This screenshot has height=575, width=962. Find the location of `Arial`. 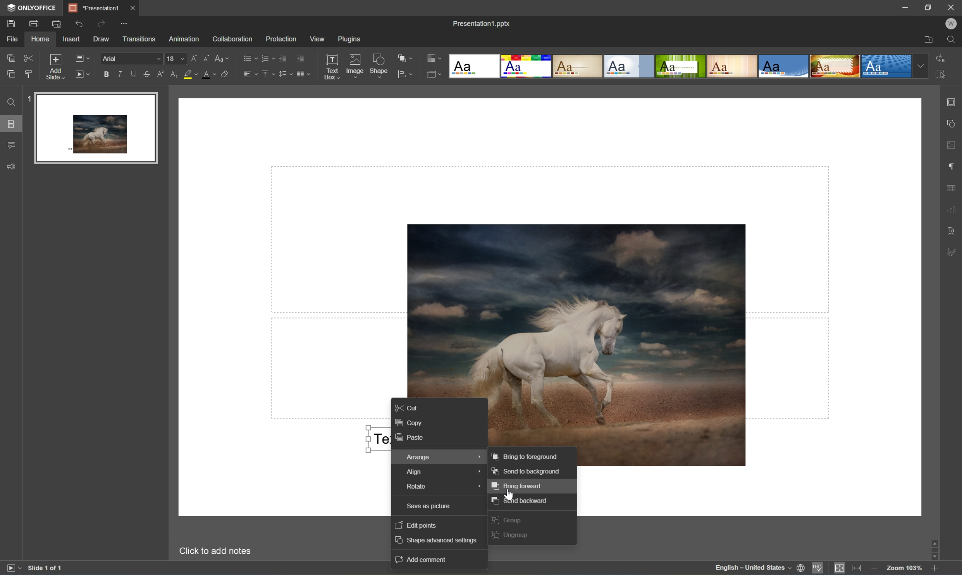

Arial is located at coordinates (129, 59).